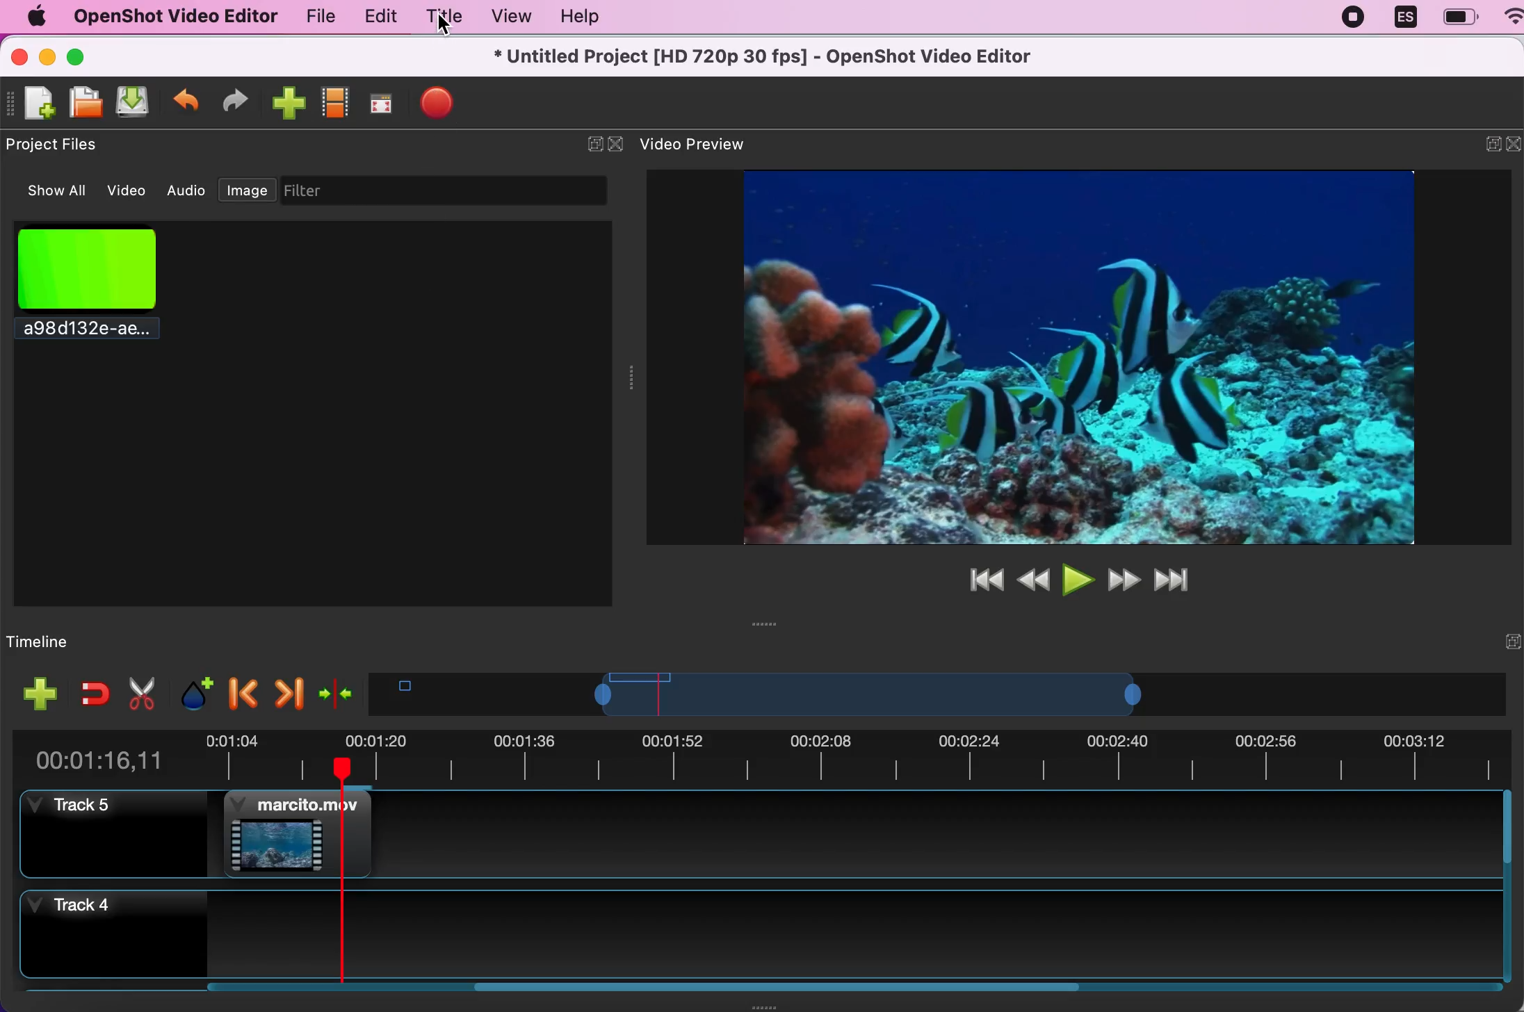 Image resolution: width=1524 pixels, height=1012 pixels. What do you see at coordinates (1076, 578) in the screenshot?
I see `play` at bounding box center [1076, 578].